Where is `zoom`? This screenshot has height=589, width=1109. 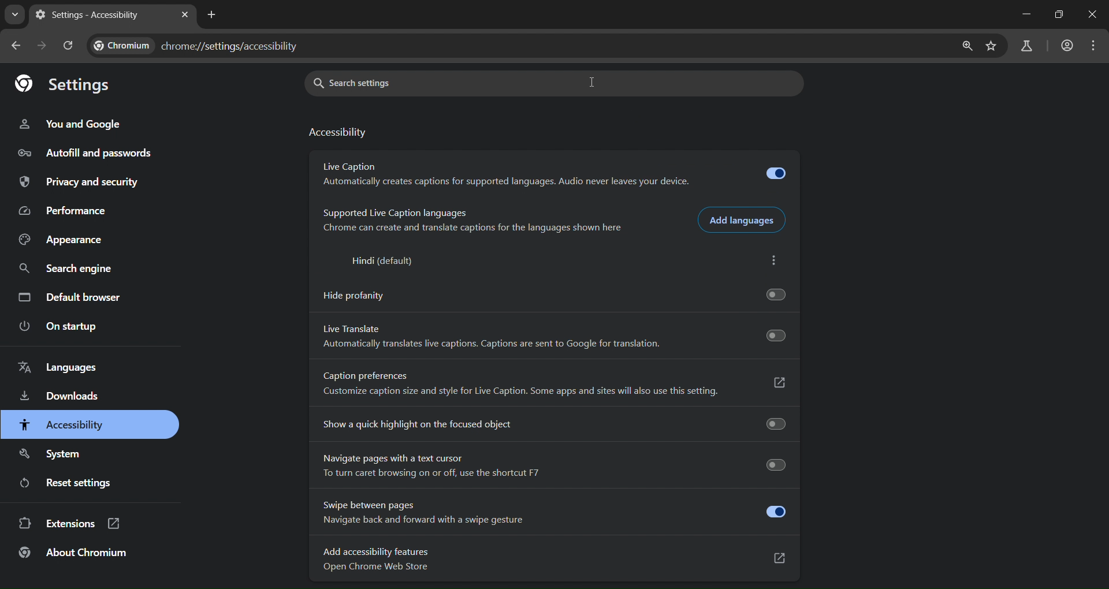 zoom is located at coordinates (964, 46).